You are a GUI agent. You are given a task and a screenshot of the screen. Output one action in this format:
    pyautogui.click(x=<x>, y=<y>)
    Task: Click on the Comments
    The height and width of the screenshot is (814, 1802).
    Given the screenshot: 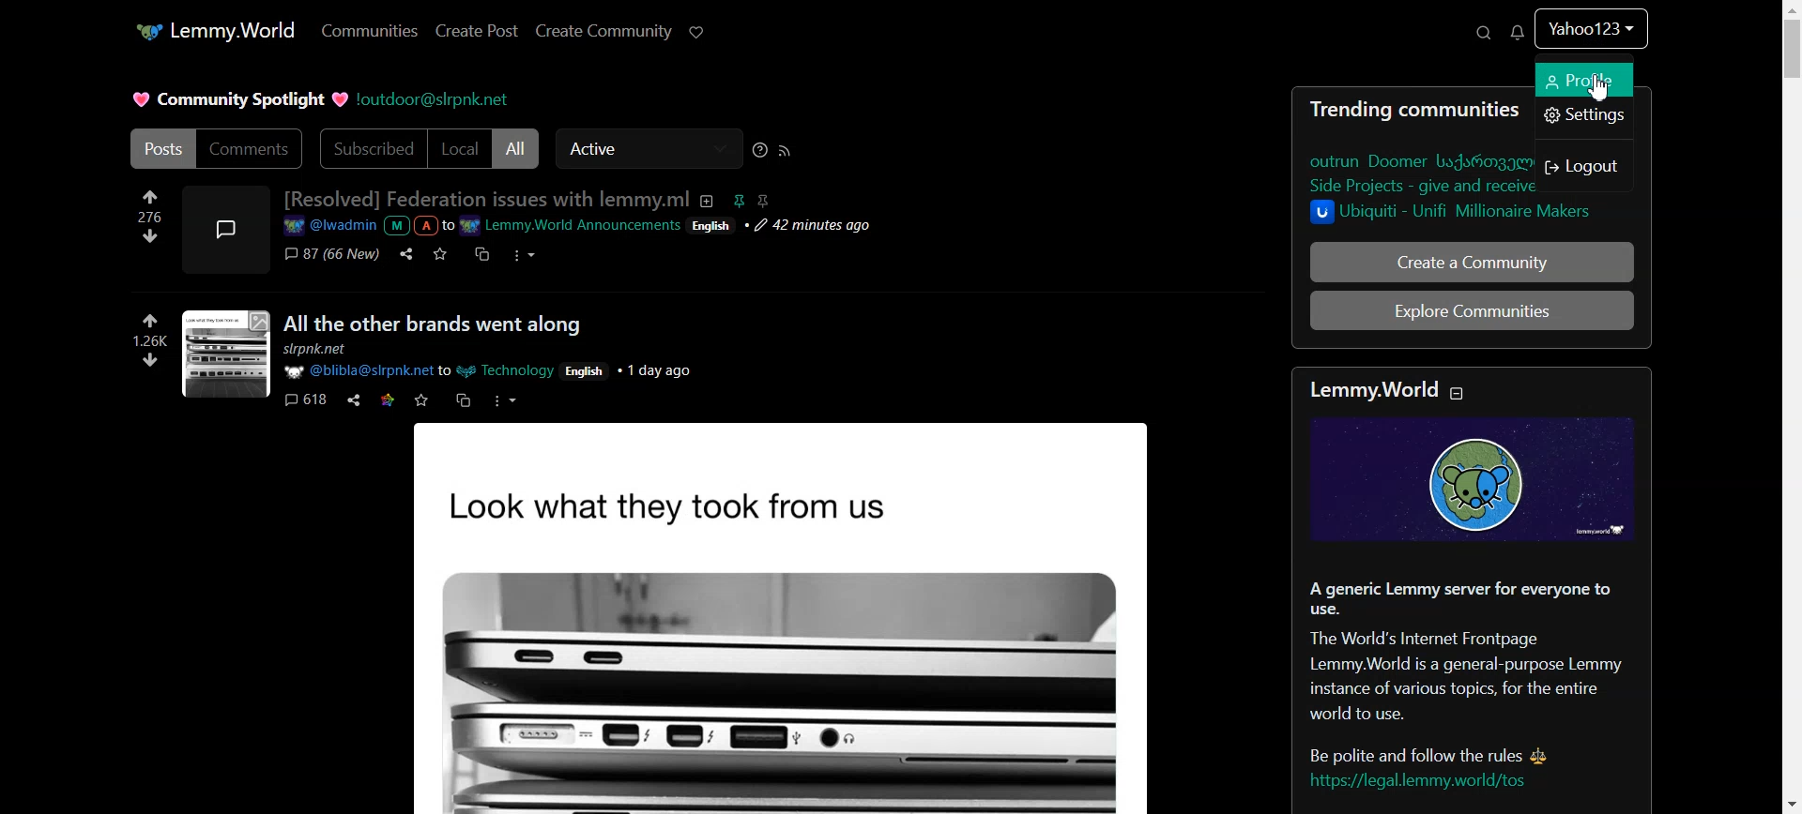 What is the action you would take?
    pyautogui.click(x=252, y=147)
    